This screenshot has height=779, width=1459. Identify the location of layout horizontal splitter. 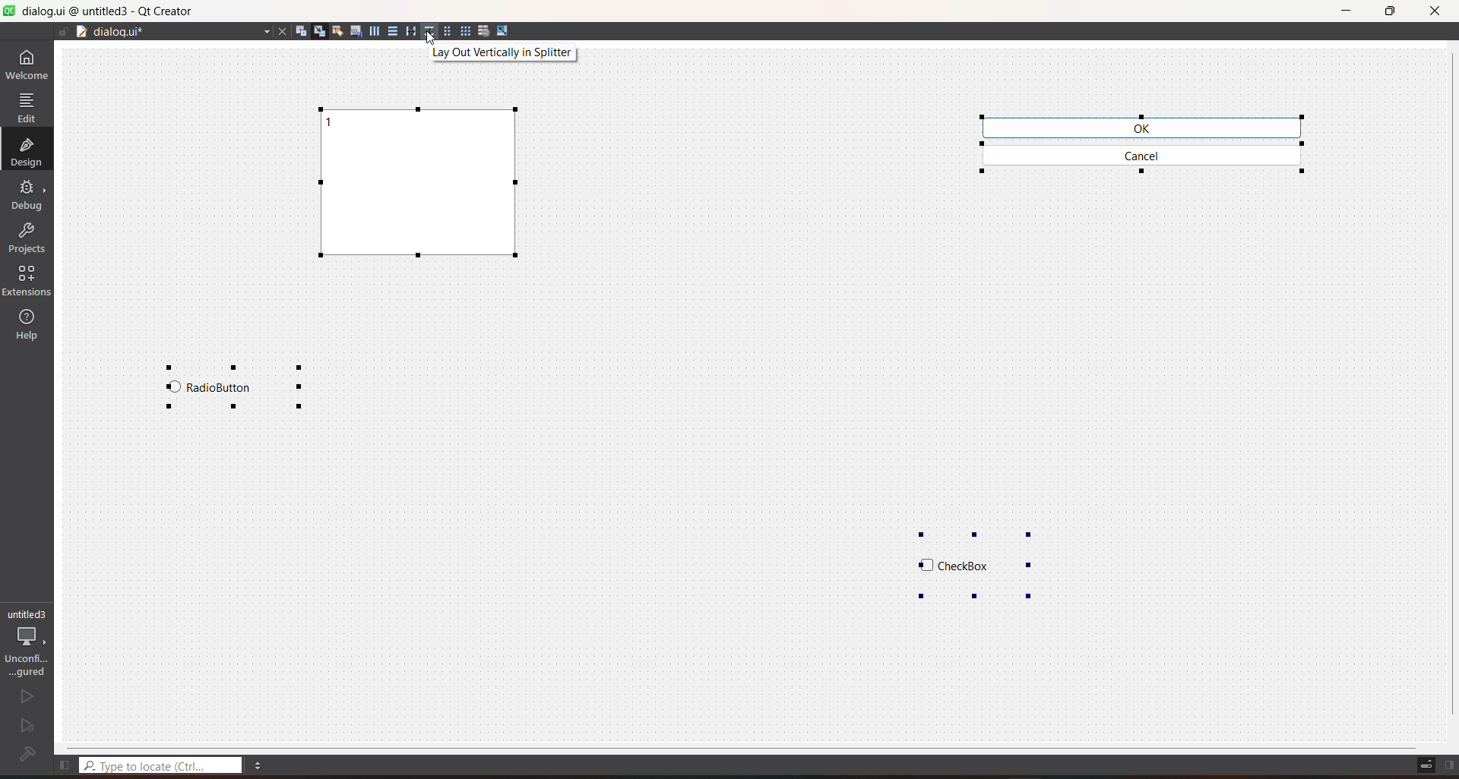
(408, 32).